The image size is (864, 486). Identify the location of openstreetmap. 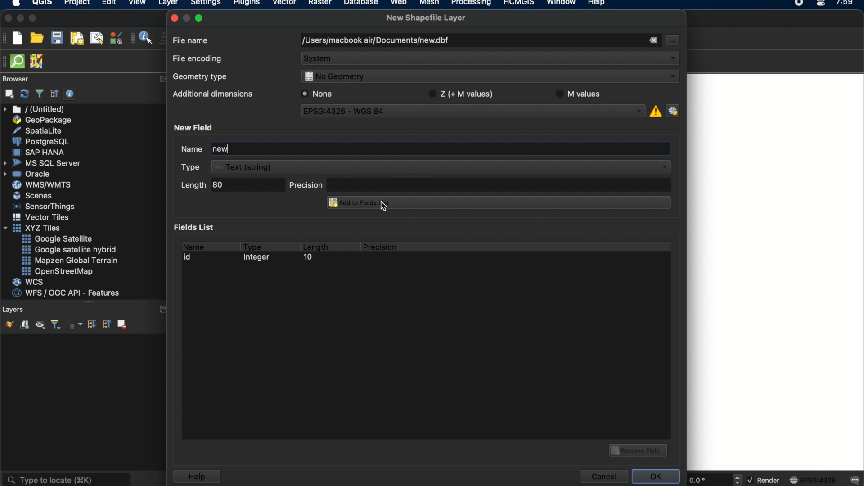
(58, 272).